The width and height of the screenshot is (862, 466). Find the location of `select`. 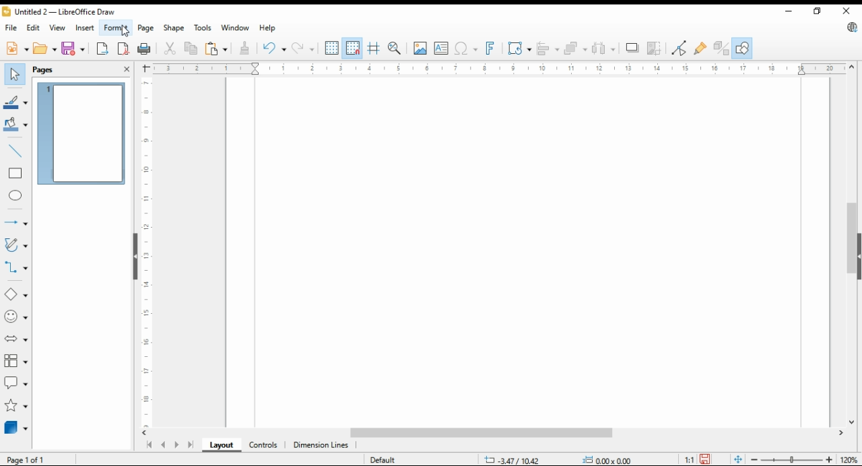

select is located at coordinates (15, 74).